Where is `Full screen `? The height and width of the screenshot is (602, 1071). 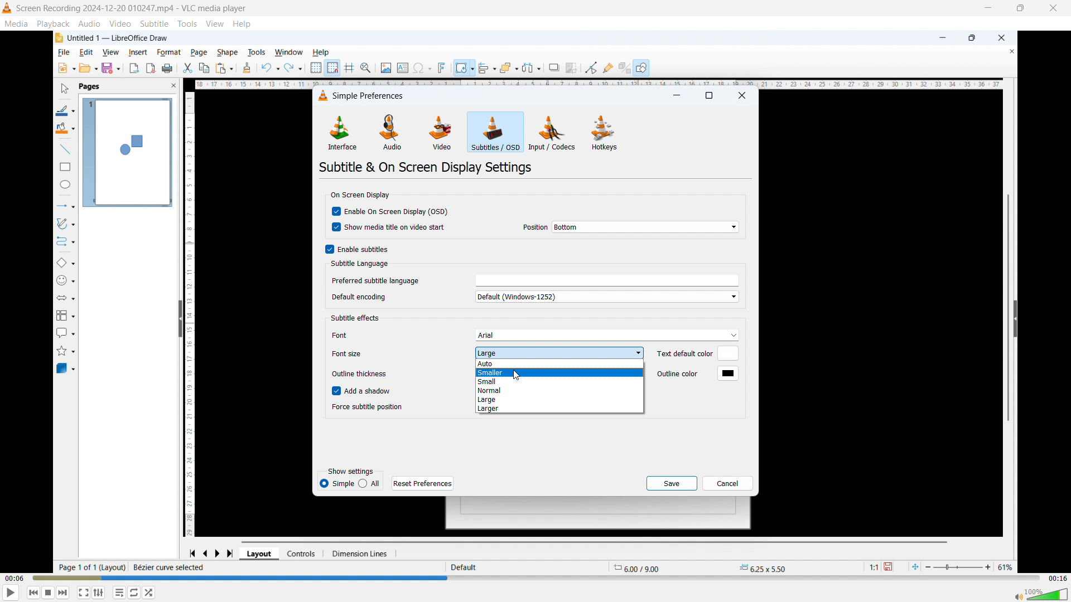 Full screen  is located at coordinates (84, 593).